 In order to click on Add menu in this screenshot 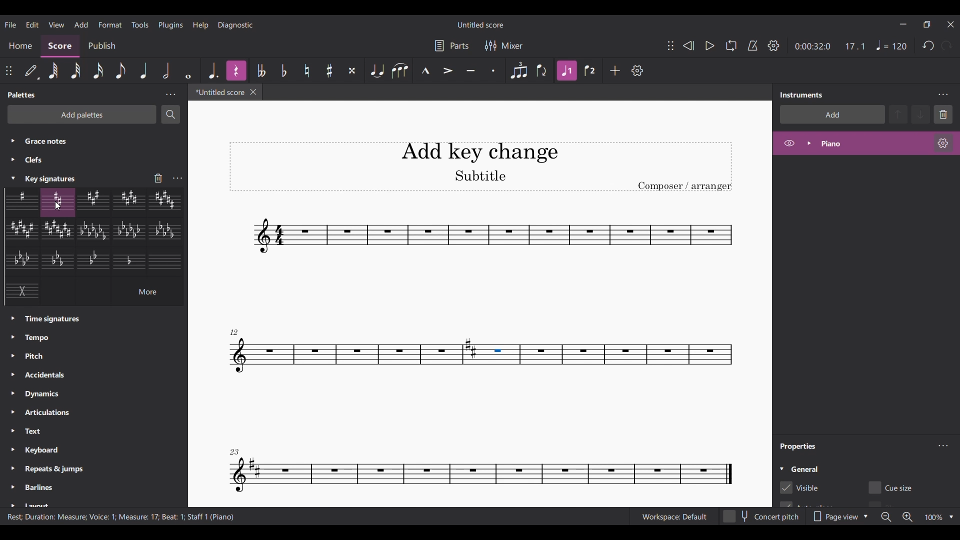, I will do `click(81, 24)`.